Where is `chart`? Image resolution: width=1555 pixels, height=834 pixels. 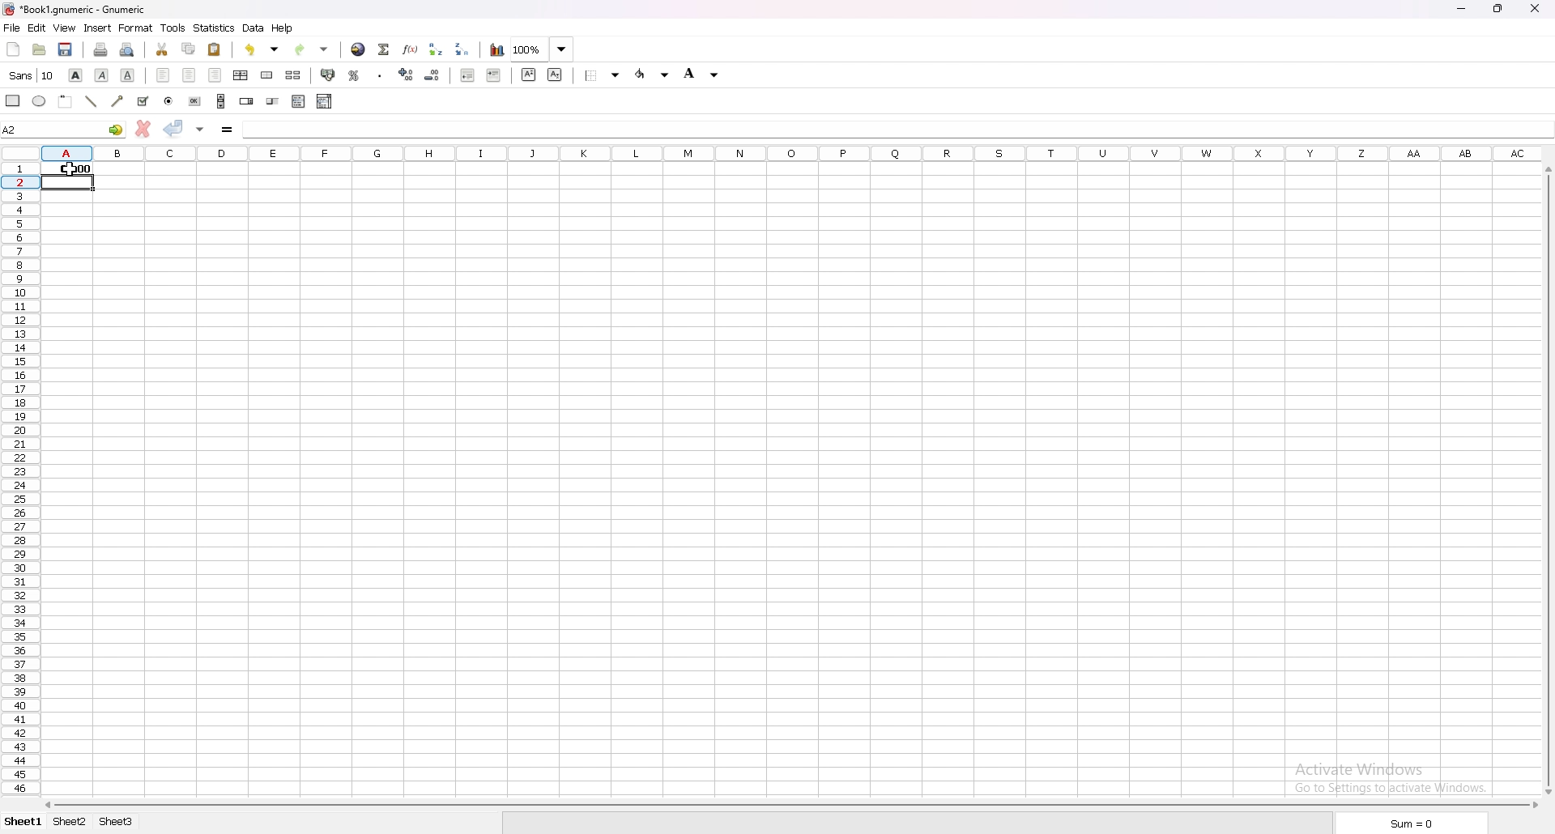 chart is located at coordinates (497, 50).